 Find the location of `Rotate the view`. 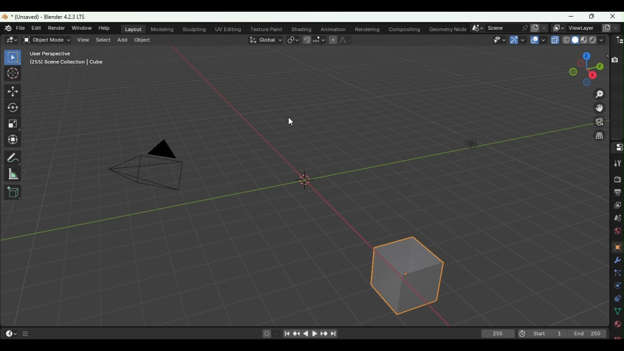

Rotate the view is located at coordinates (593, 75).